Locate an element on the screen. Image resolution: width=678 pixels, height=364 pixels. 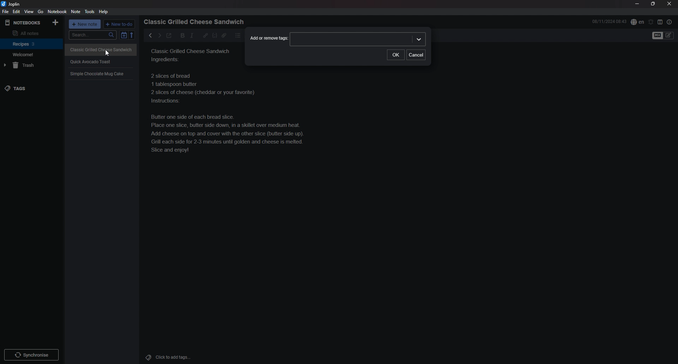
cursor is located at coordinates (107, 53).